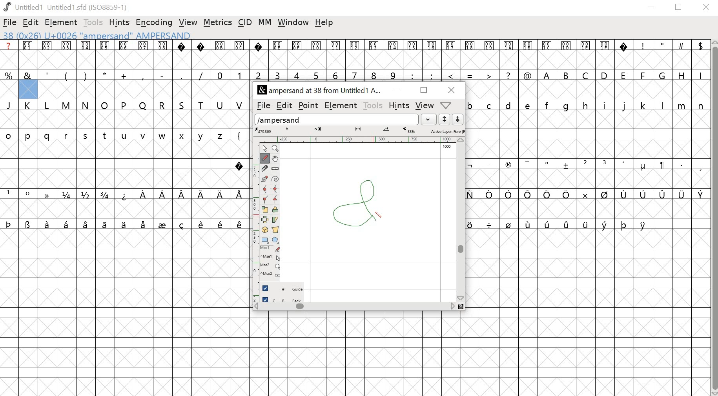  Describe the element at coordinates (264, 180) in the screenshot. I see `drag out its control points ` at that location.